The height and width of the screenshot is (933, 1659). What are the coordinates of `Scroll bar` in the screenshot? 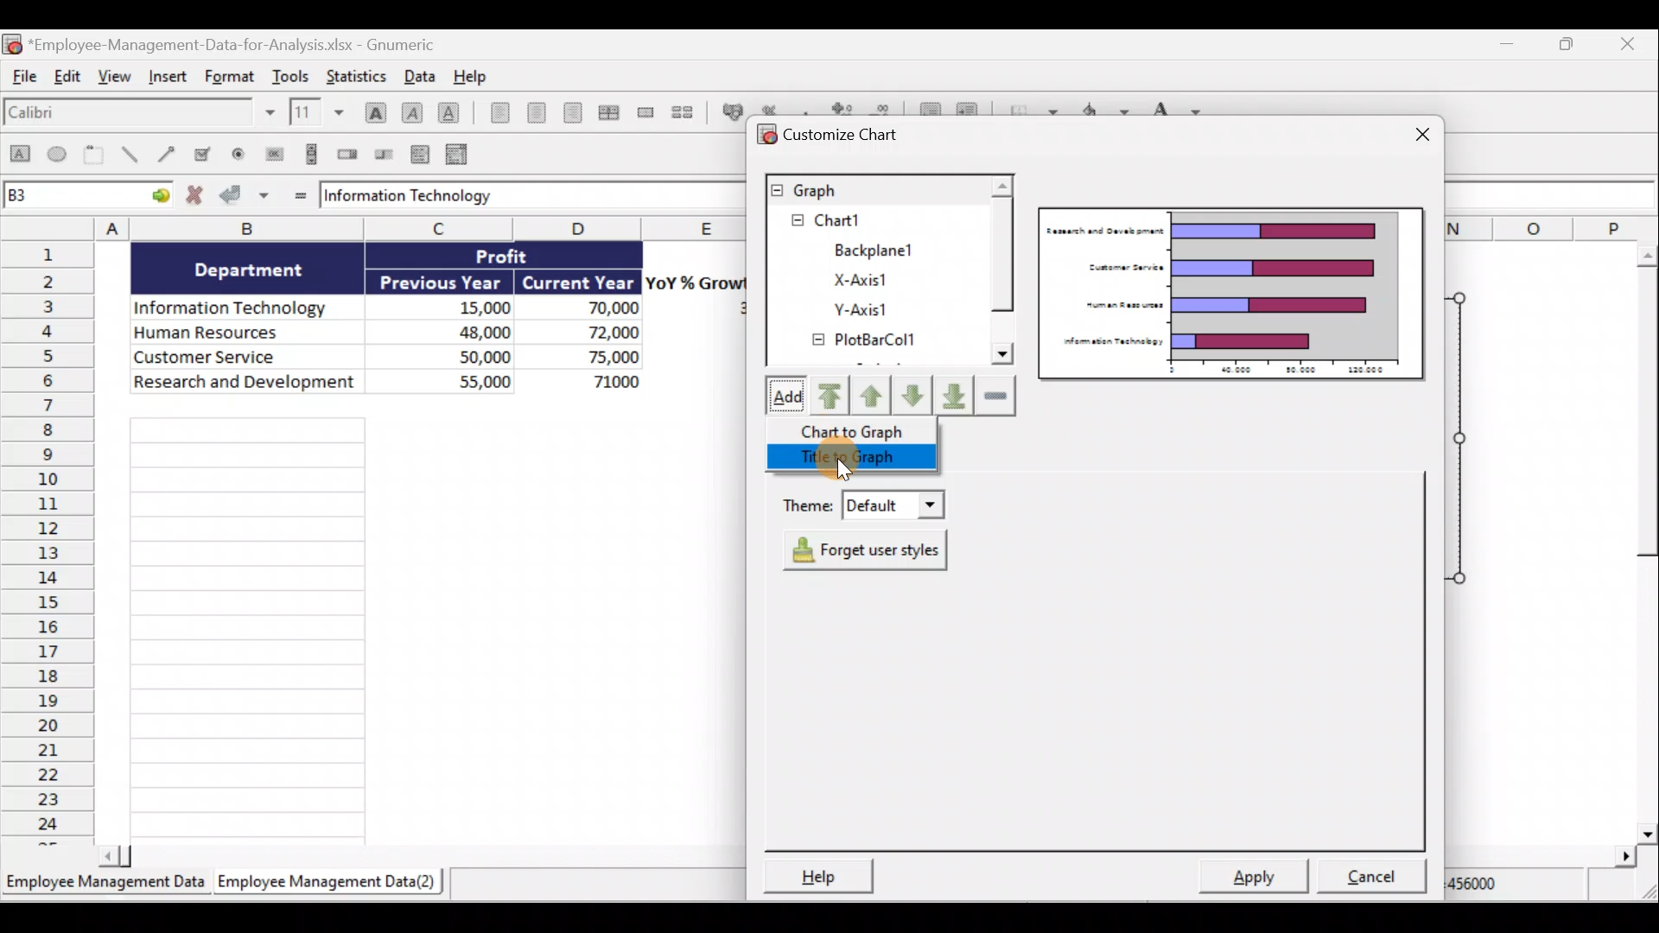 It's located at (414, 856).